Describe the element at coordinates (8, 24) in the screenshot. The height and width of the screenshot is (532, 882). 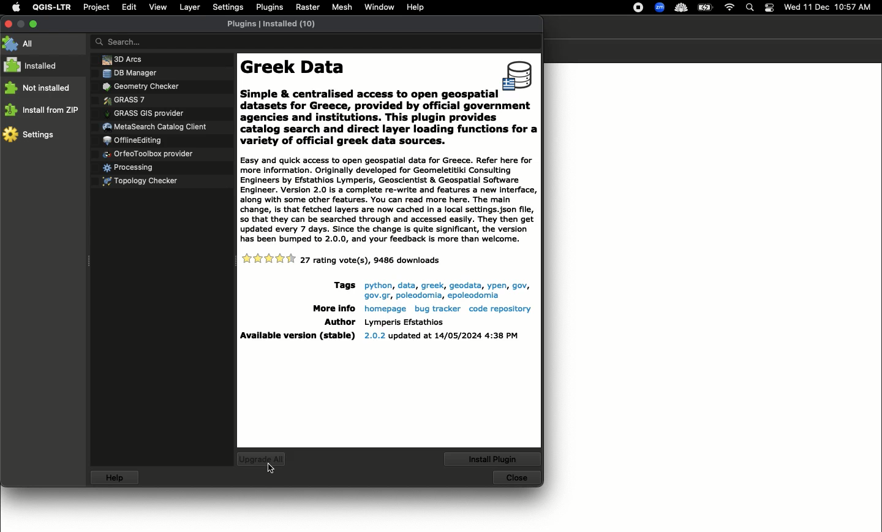
I see `Close` at that location.